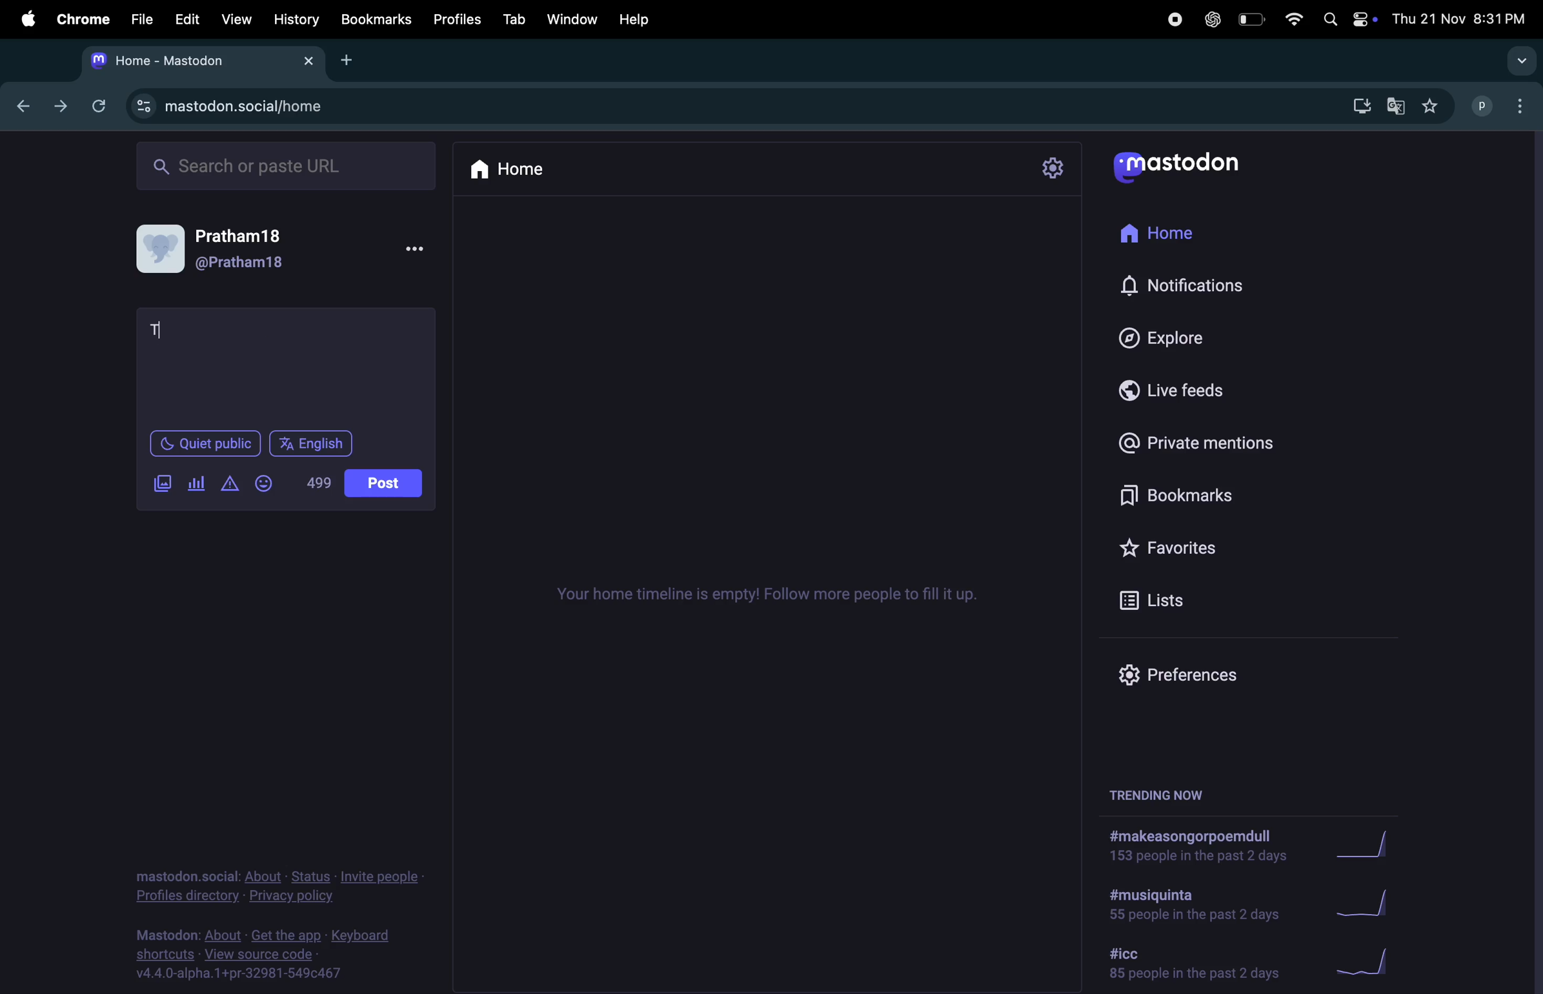  I want to click on home, so click(1162, 236).